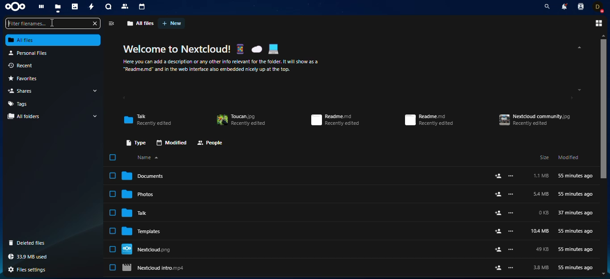 This screenshot has height=279, width=610. Describe the element at coordinates (207, 70) in the screenshot. I see `“Readme.md” and in the web interface also embedded nicely up at the top.` at that location.